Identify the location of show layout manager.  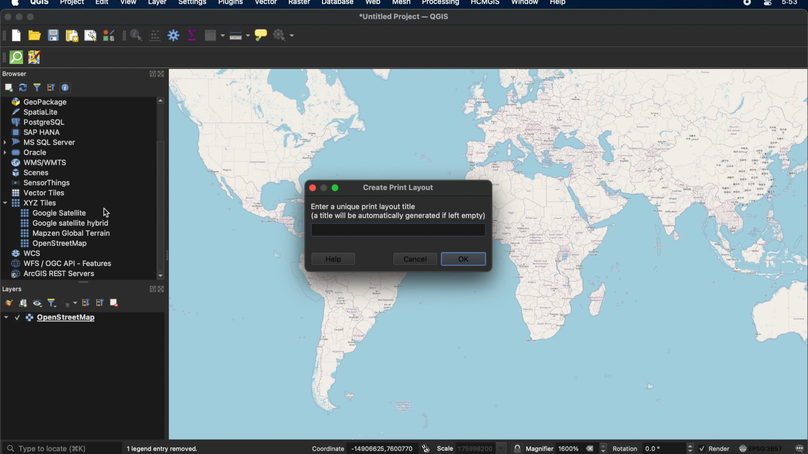
(90, 35).